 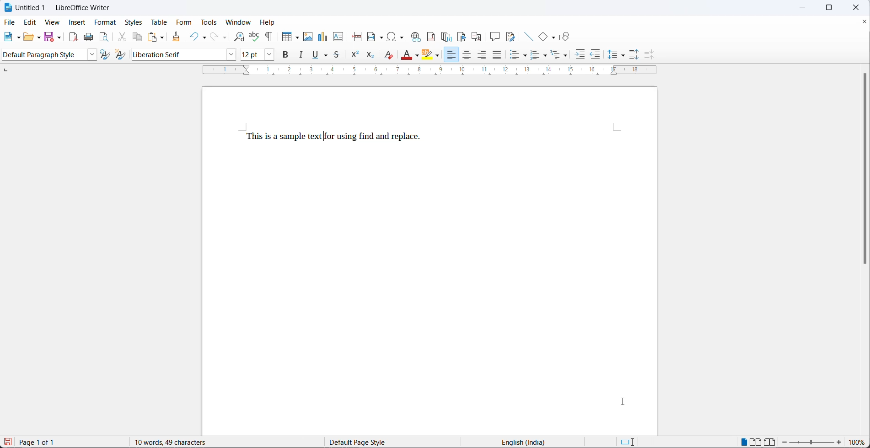 What do you see at coordinates (580, 56) in the screenshot?
I see `increase indent` at bounding box center [580, 56].